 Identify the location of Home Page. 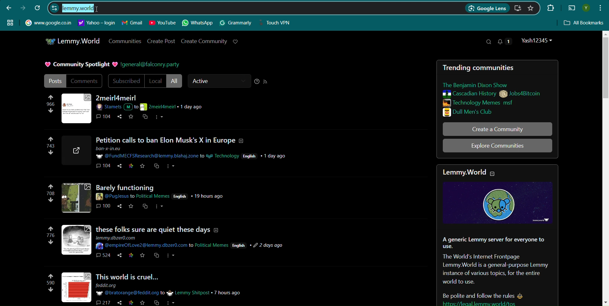
(72, 41).